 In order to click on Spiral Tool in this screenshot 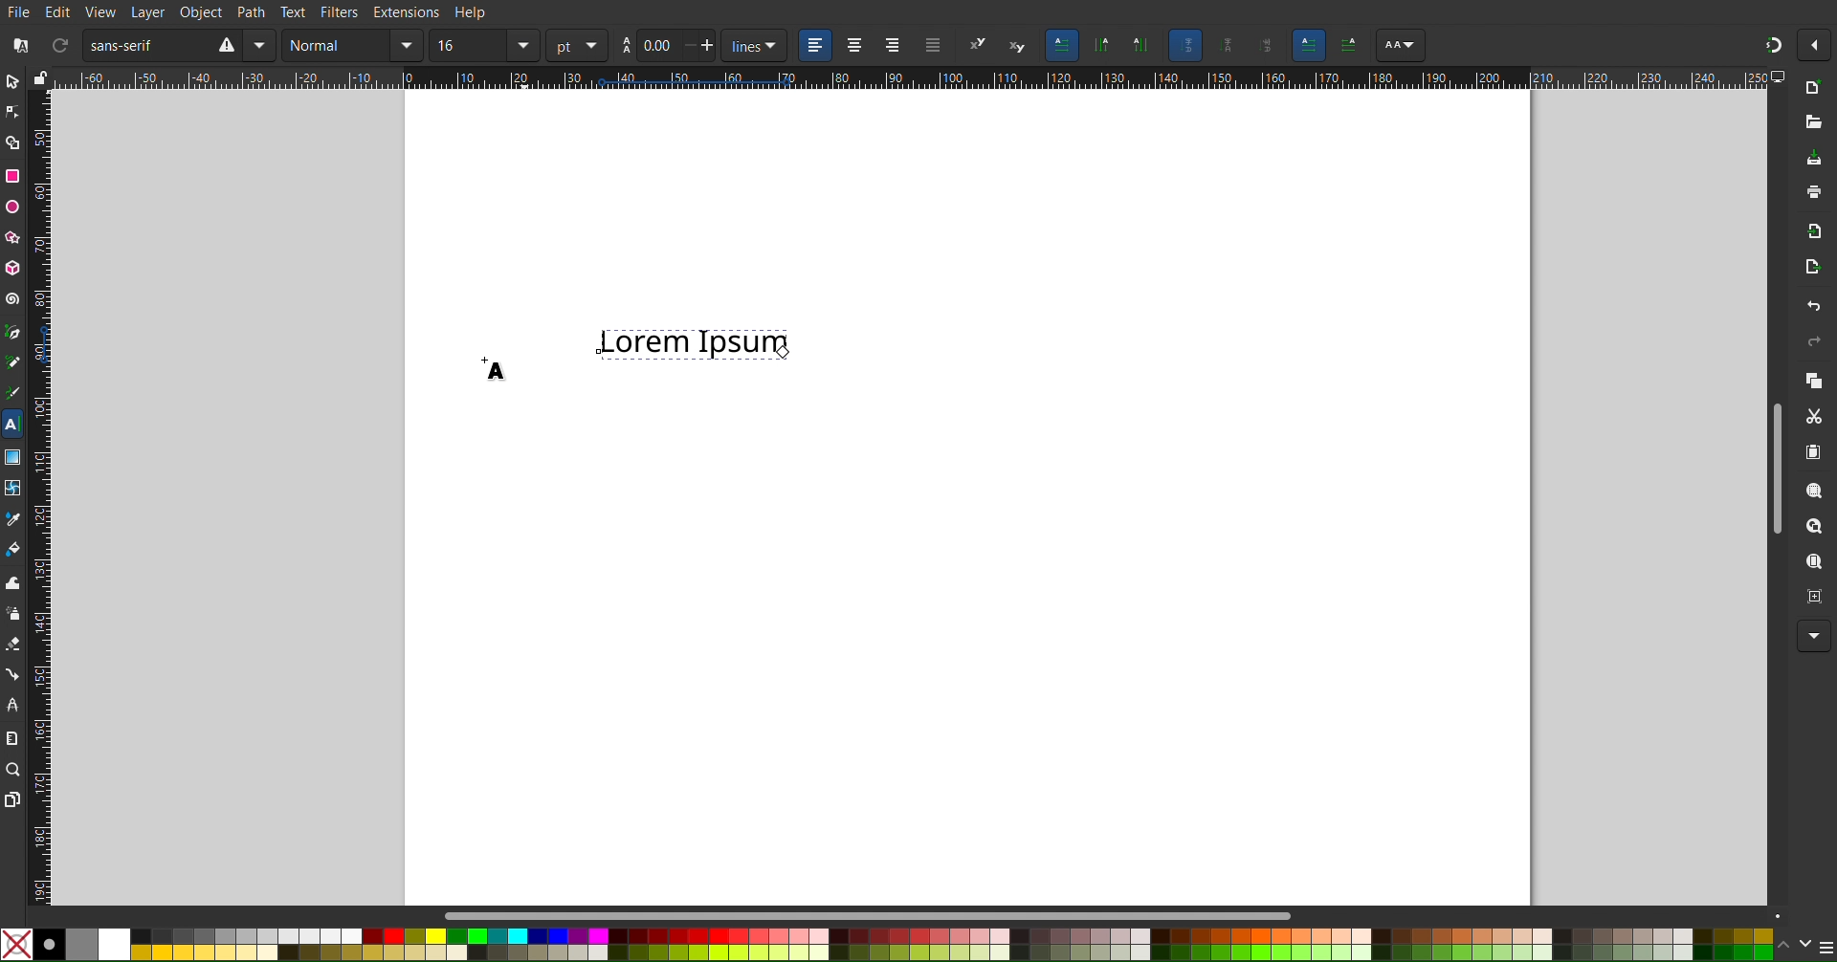, I will do `click(12, 297)`.